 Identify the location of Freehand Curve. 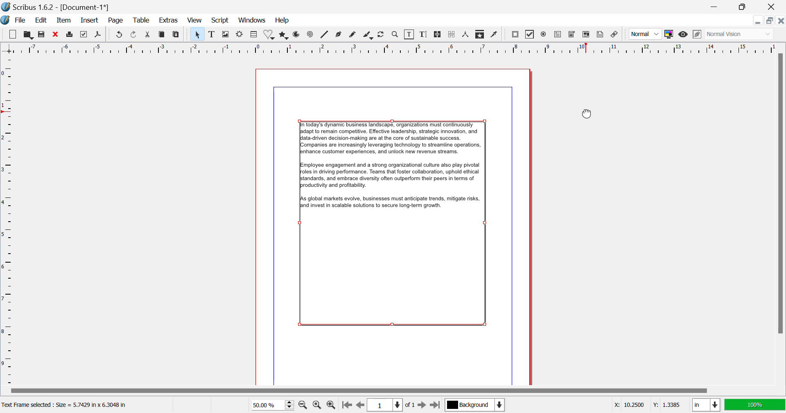
(351, 35).